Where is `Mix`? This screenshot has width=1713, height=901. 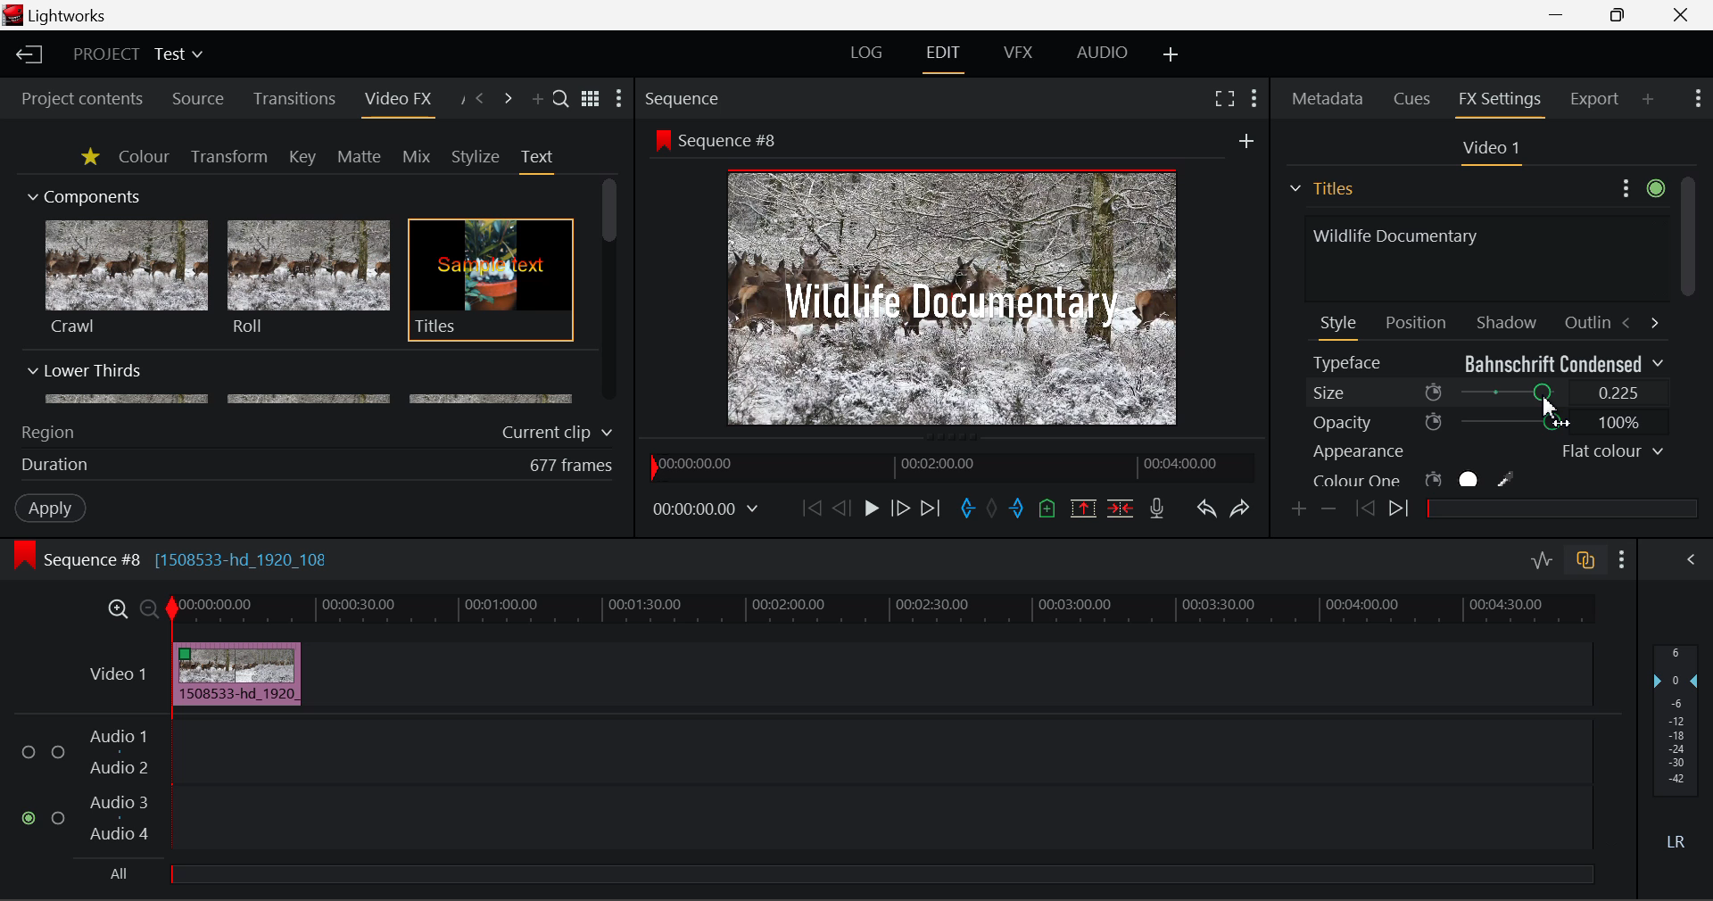 Mix is located at coordinates (416, 158).